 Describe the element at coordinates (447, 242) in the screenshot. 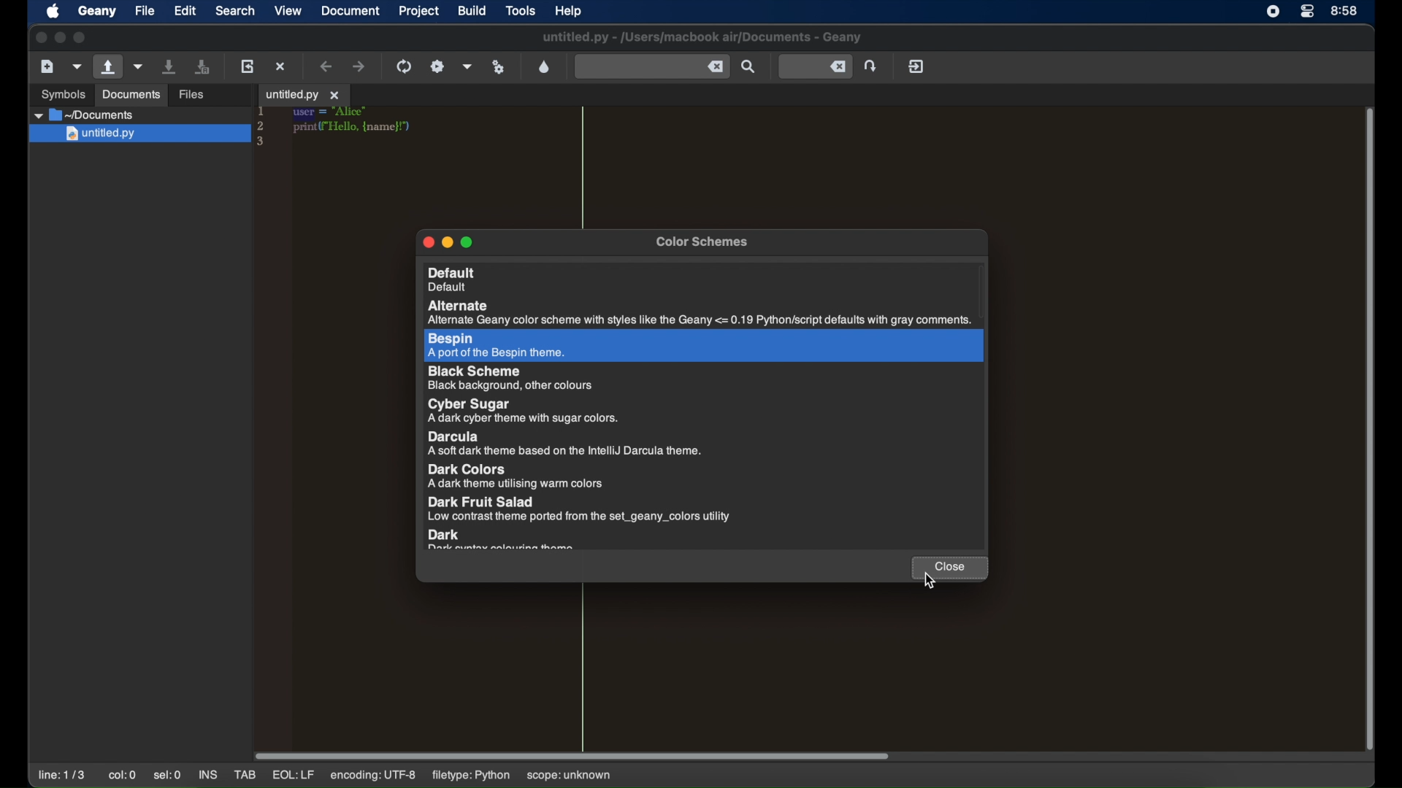

I see `minimize` at that location.